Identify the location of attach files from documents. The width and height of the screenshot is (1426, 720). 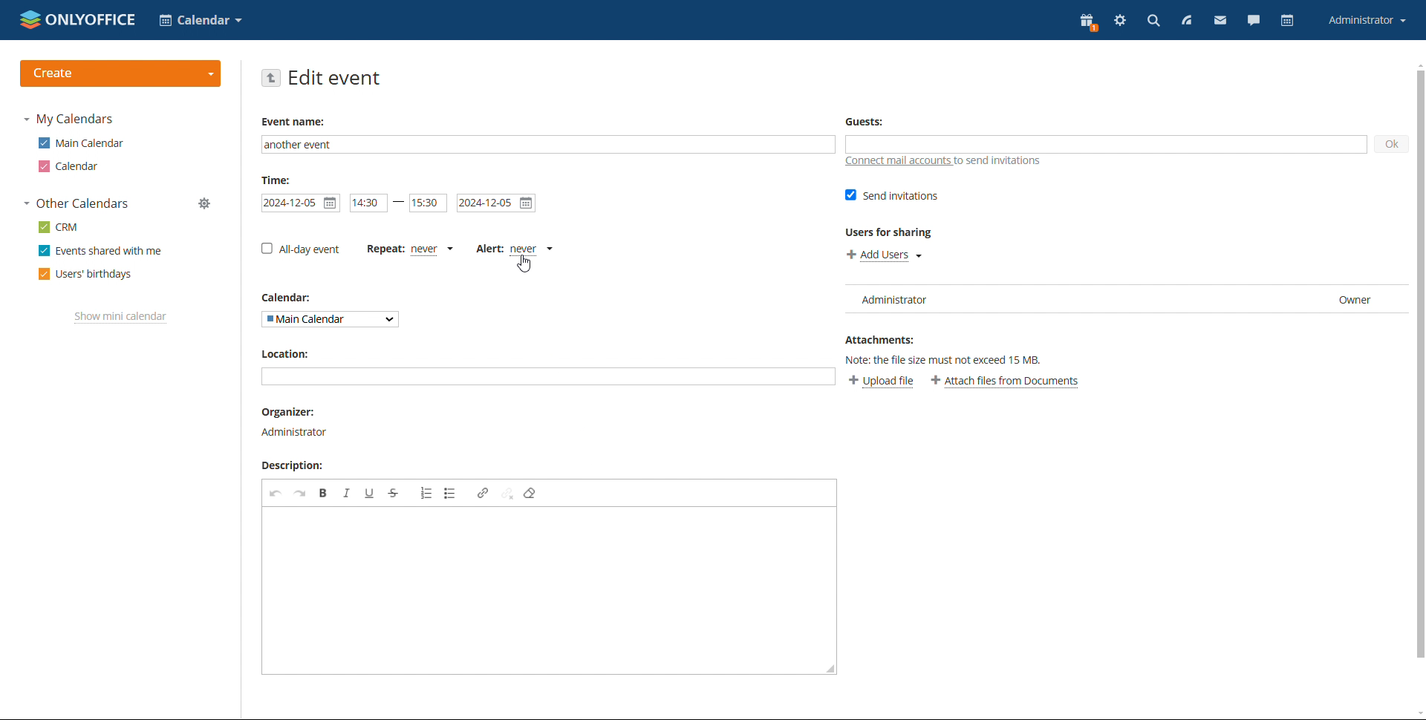
(1006, 382).